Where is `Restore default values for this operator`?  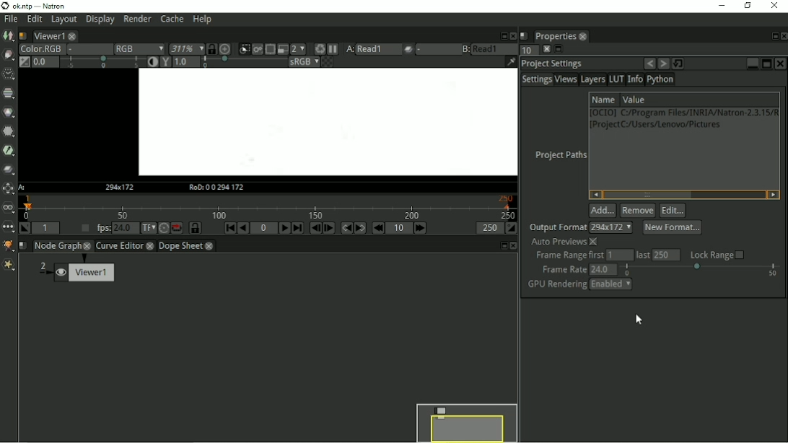
Restore default values for this operator is located at coordinates (679, 63).